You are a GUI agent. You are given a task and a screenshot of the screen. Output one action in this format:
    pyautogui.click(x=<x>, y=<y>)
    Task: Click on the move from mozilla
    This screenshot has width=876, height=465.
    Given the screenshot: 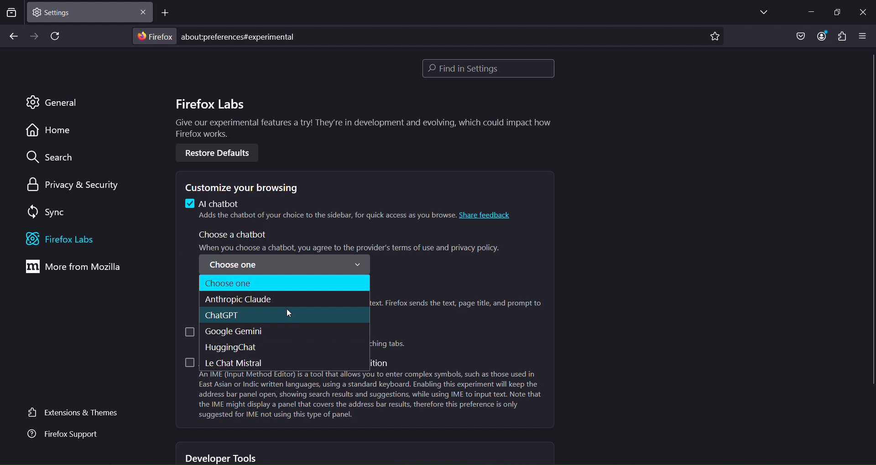 What is the action you would take?
    pyautogui.click(x=76, y=269)
    